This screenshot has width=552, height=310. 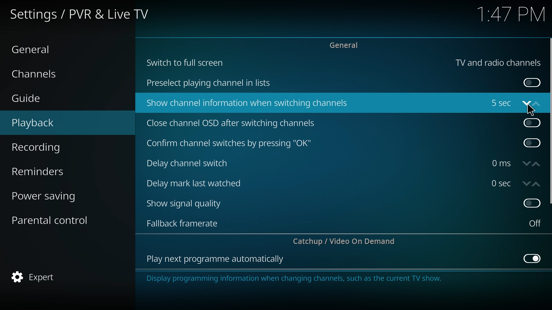 What do you see at coordinates (533, 258) in the screenshot?
I see `off` at bounding box center [533, 258].